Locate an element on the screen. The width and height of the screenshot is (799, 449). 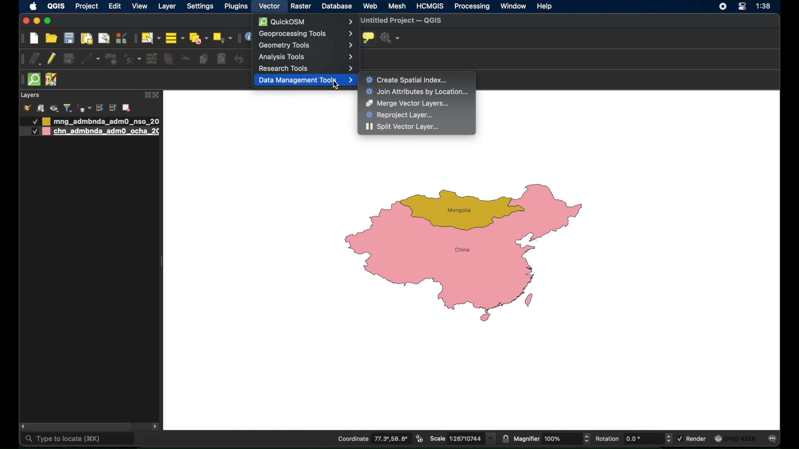
Data Management Tools is located at coordinates (306, 80).